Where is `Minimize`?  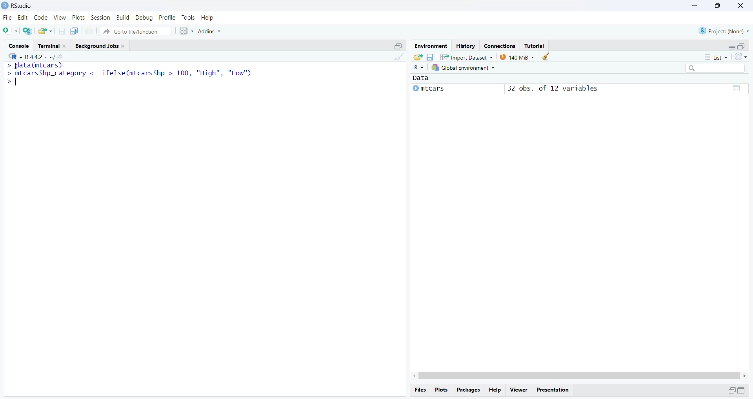
Minimize is located at coordinates (729, 46).